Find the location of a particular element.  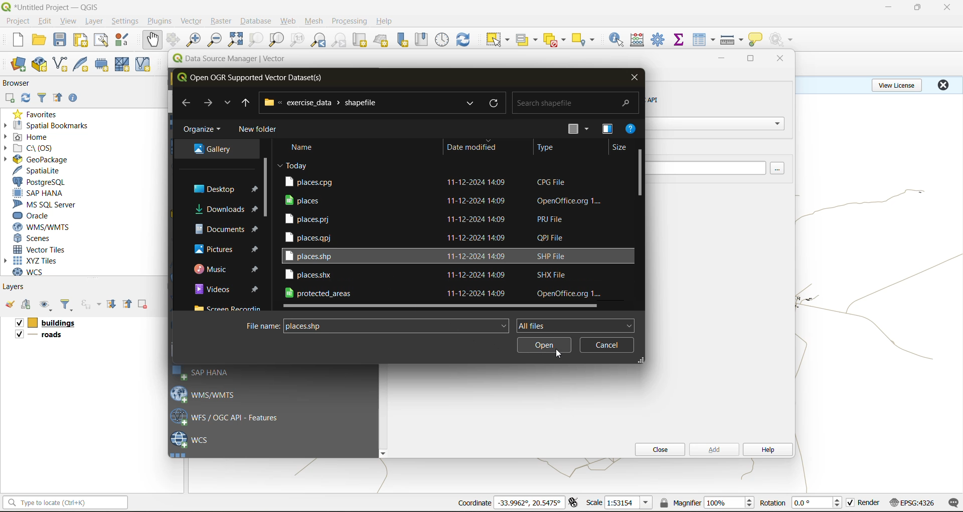

cancel is located at coordinates (606, 345).